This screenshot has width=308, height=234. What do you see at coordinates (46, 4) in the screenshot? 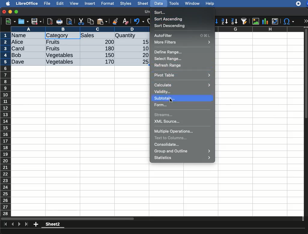
I see `file` at bounding box center [46, 4].